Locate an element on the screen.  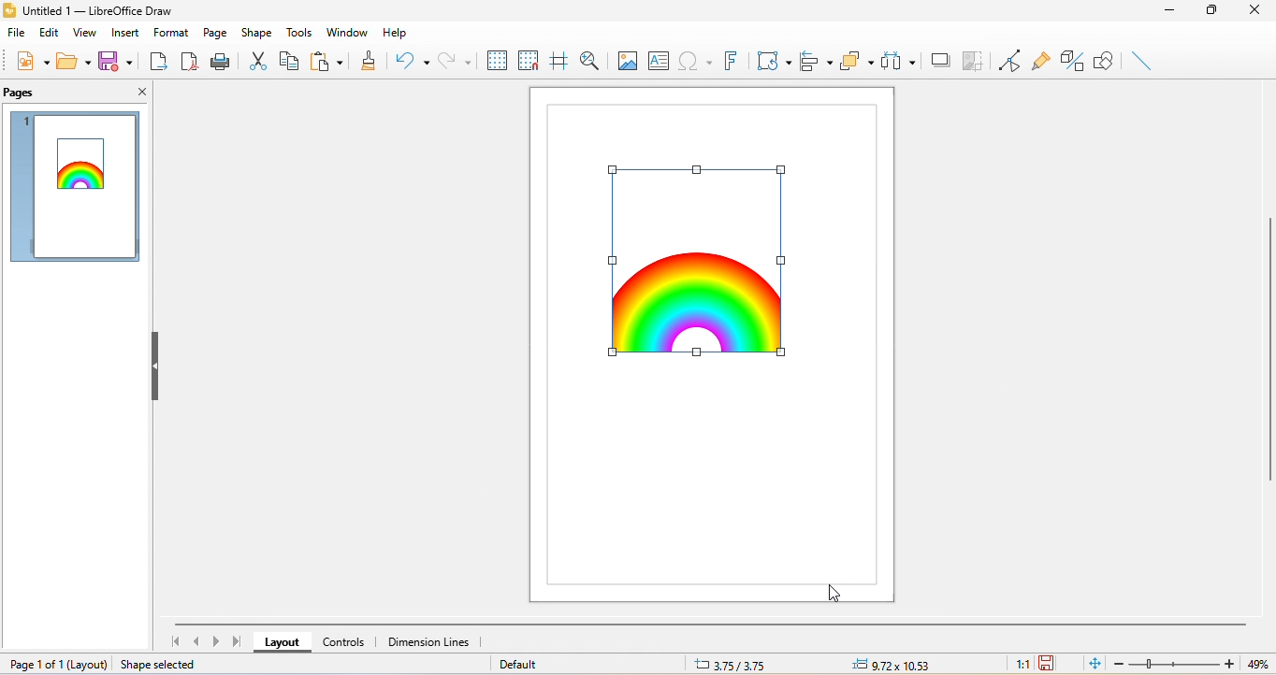
cursor is located at coordinates (836, 593).